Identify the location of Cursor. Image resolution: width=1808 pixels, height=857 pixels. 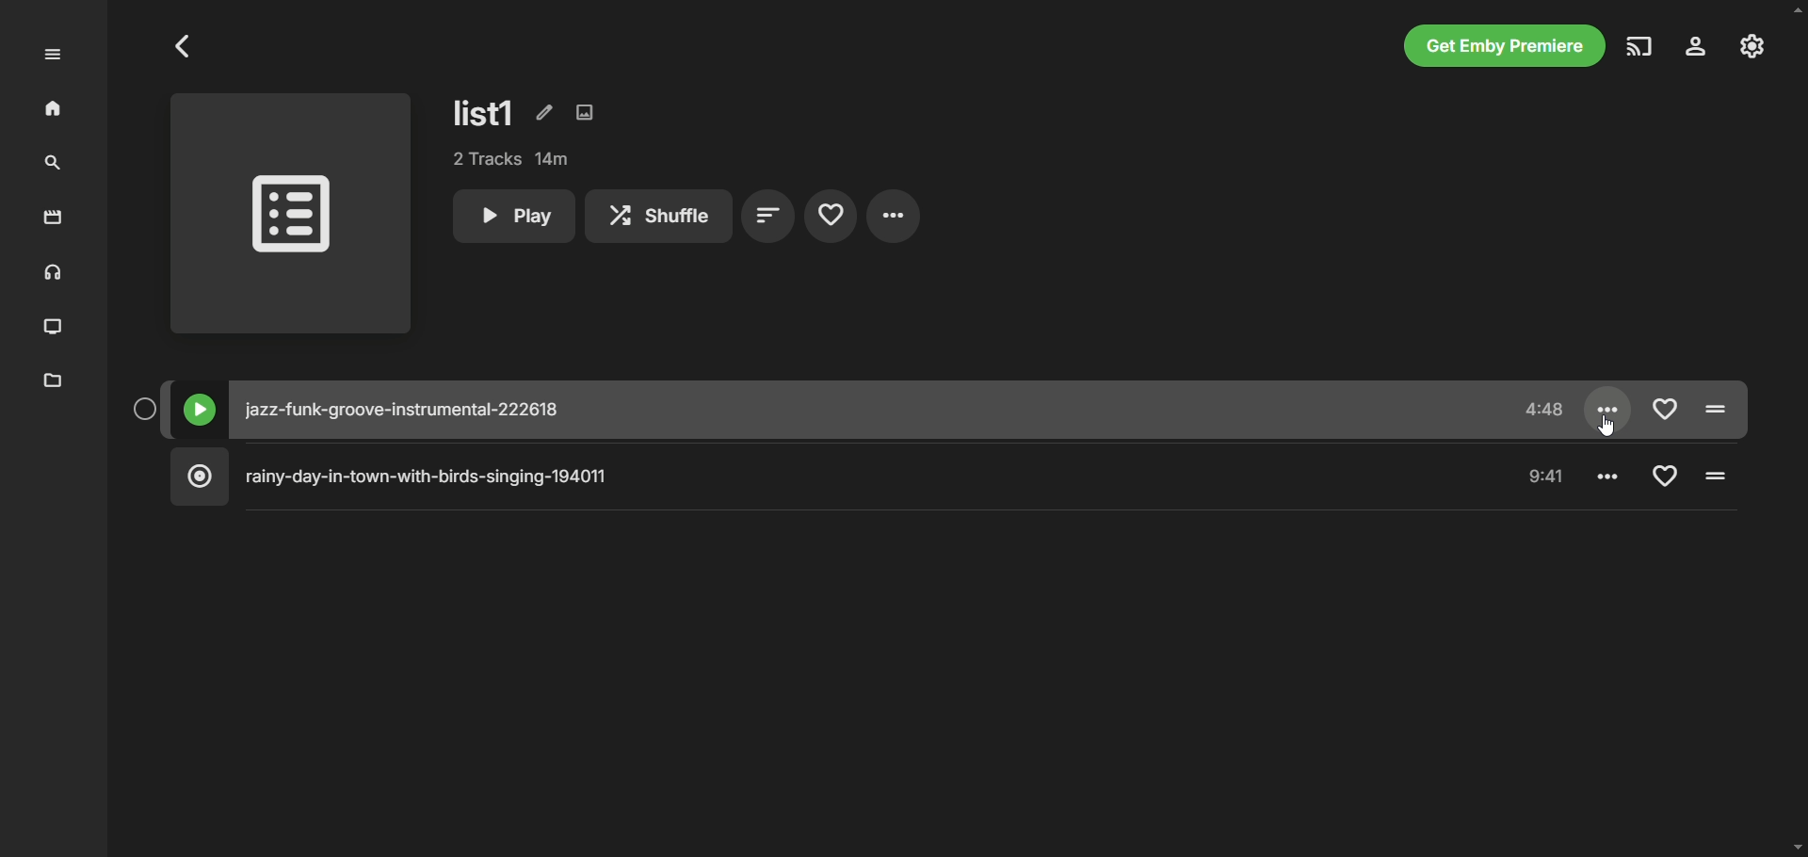
(1606, 426).